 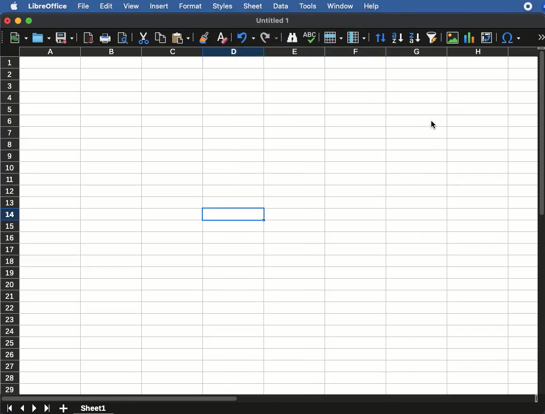 I want to click on help, so click(x=372, y=6).